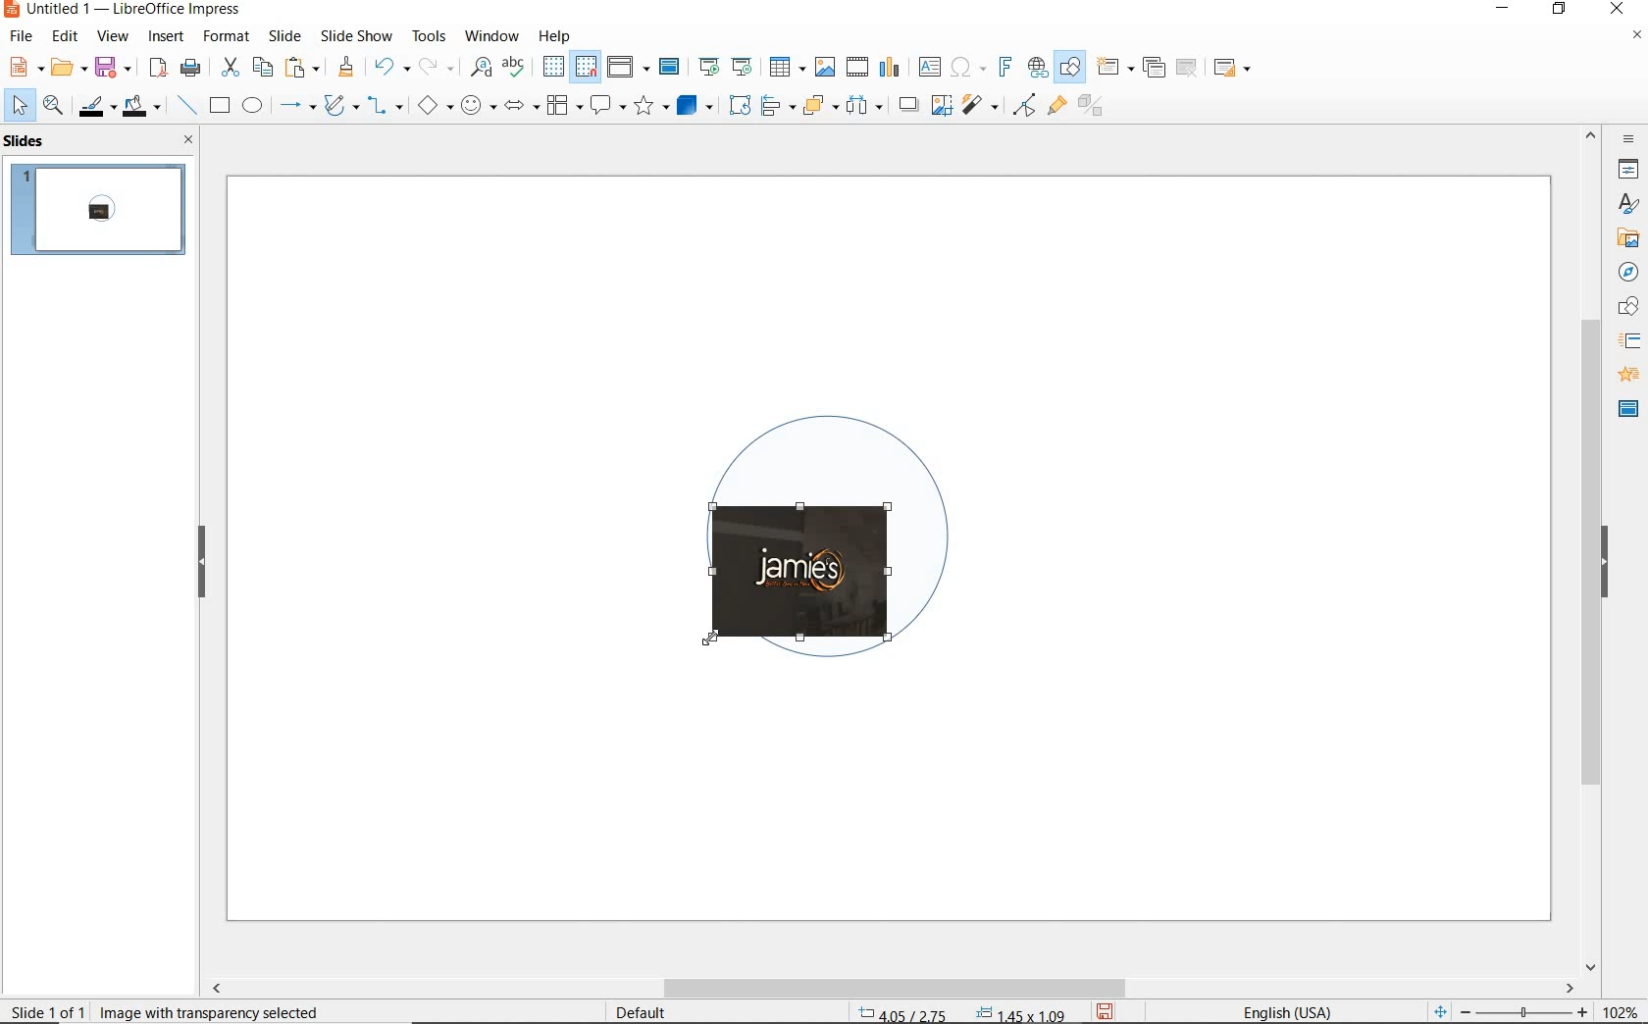 The height and width of the screenshot is (1024, 1648). Describe the element at coordinates (907, 103) in the screenshot. I see `shadow` at that location.